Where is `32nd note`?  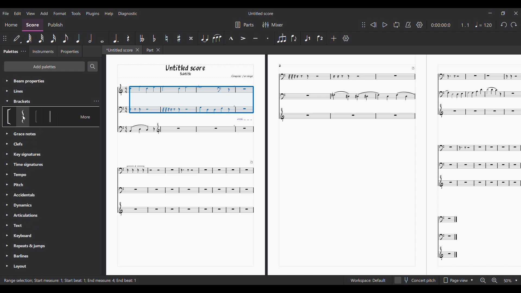
32nd note is located at coordinates (42, 38).